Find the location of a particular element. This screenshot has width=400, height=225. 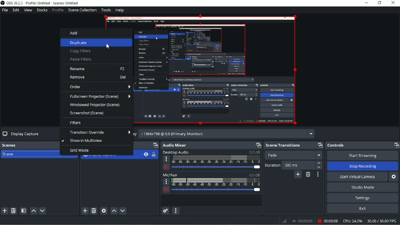

Fullscreen Projector (Scene) is located at coordinates (100, 96).